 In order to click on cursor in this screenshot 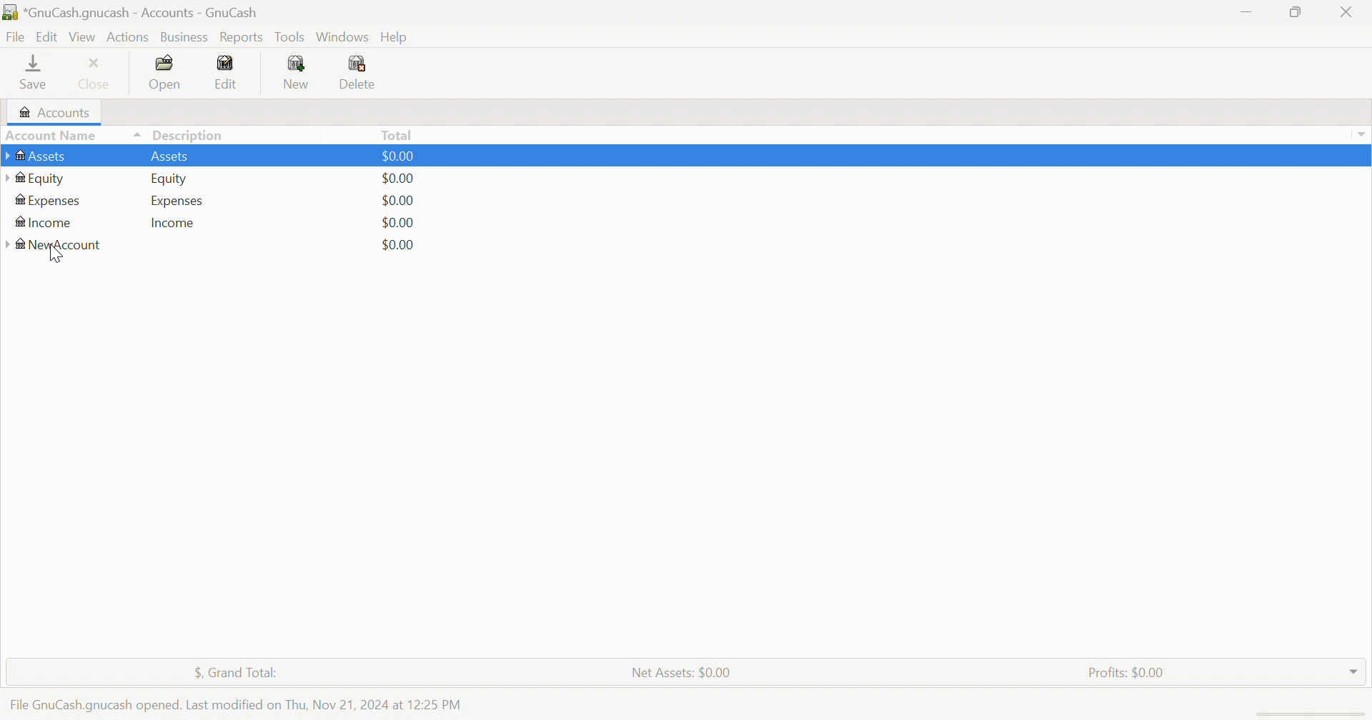, I will do `click(54, 256)`.